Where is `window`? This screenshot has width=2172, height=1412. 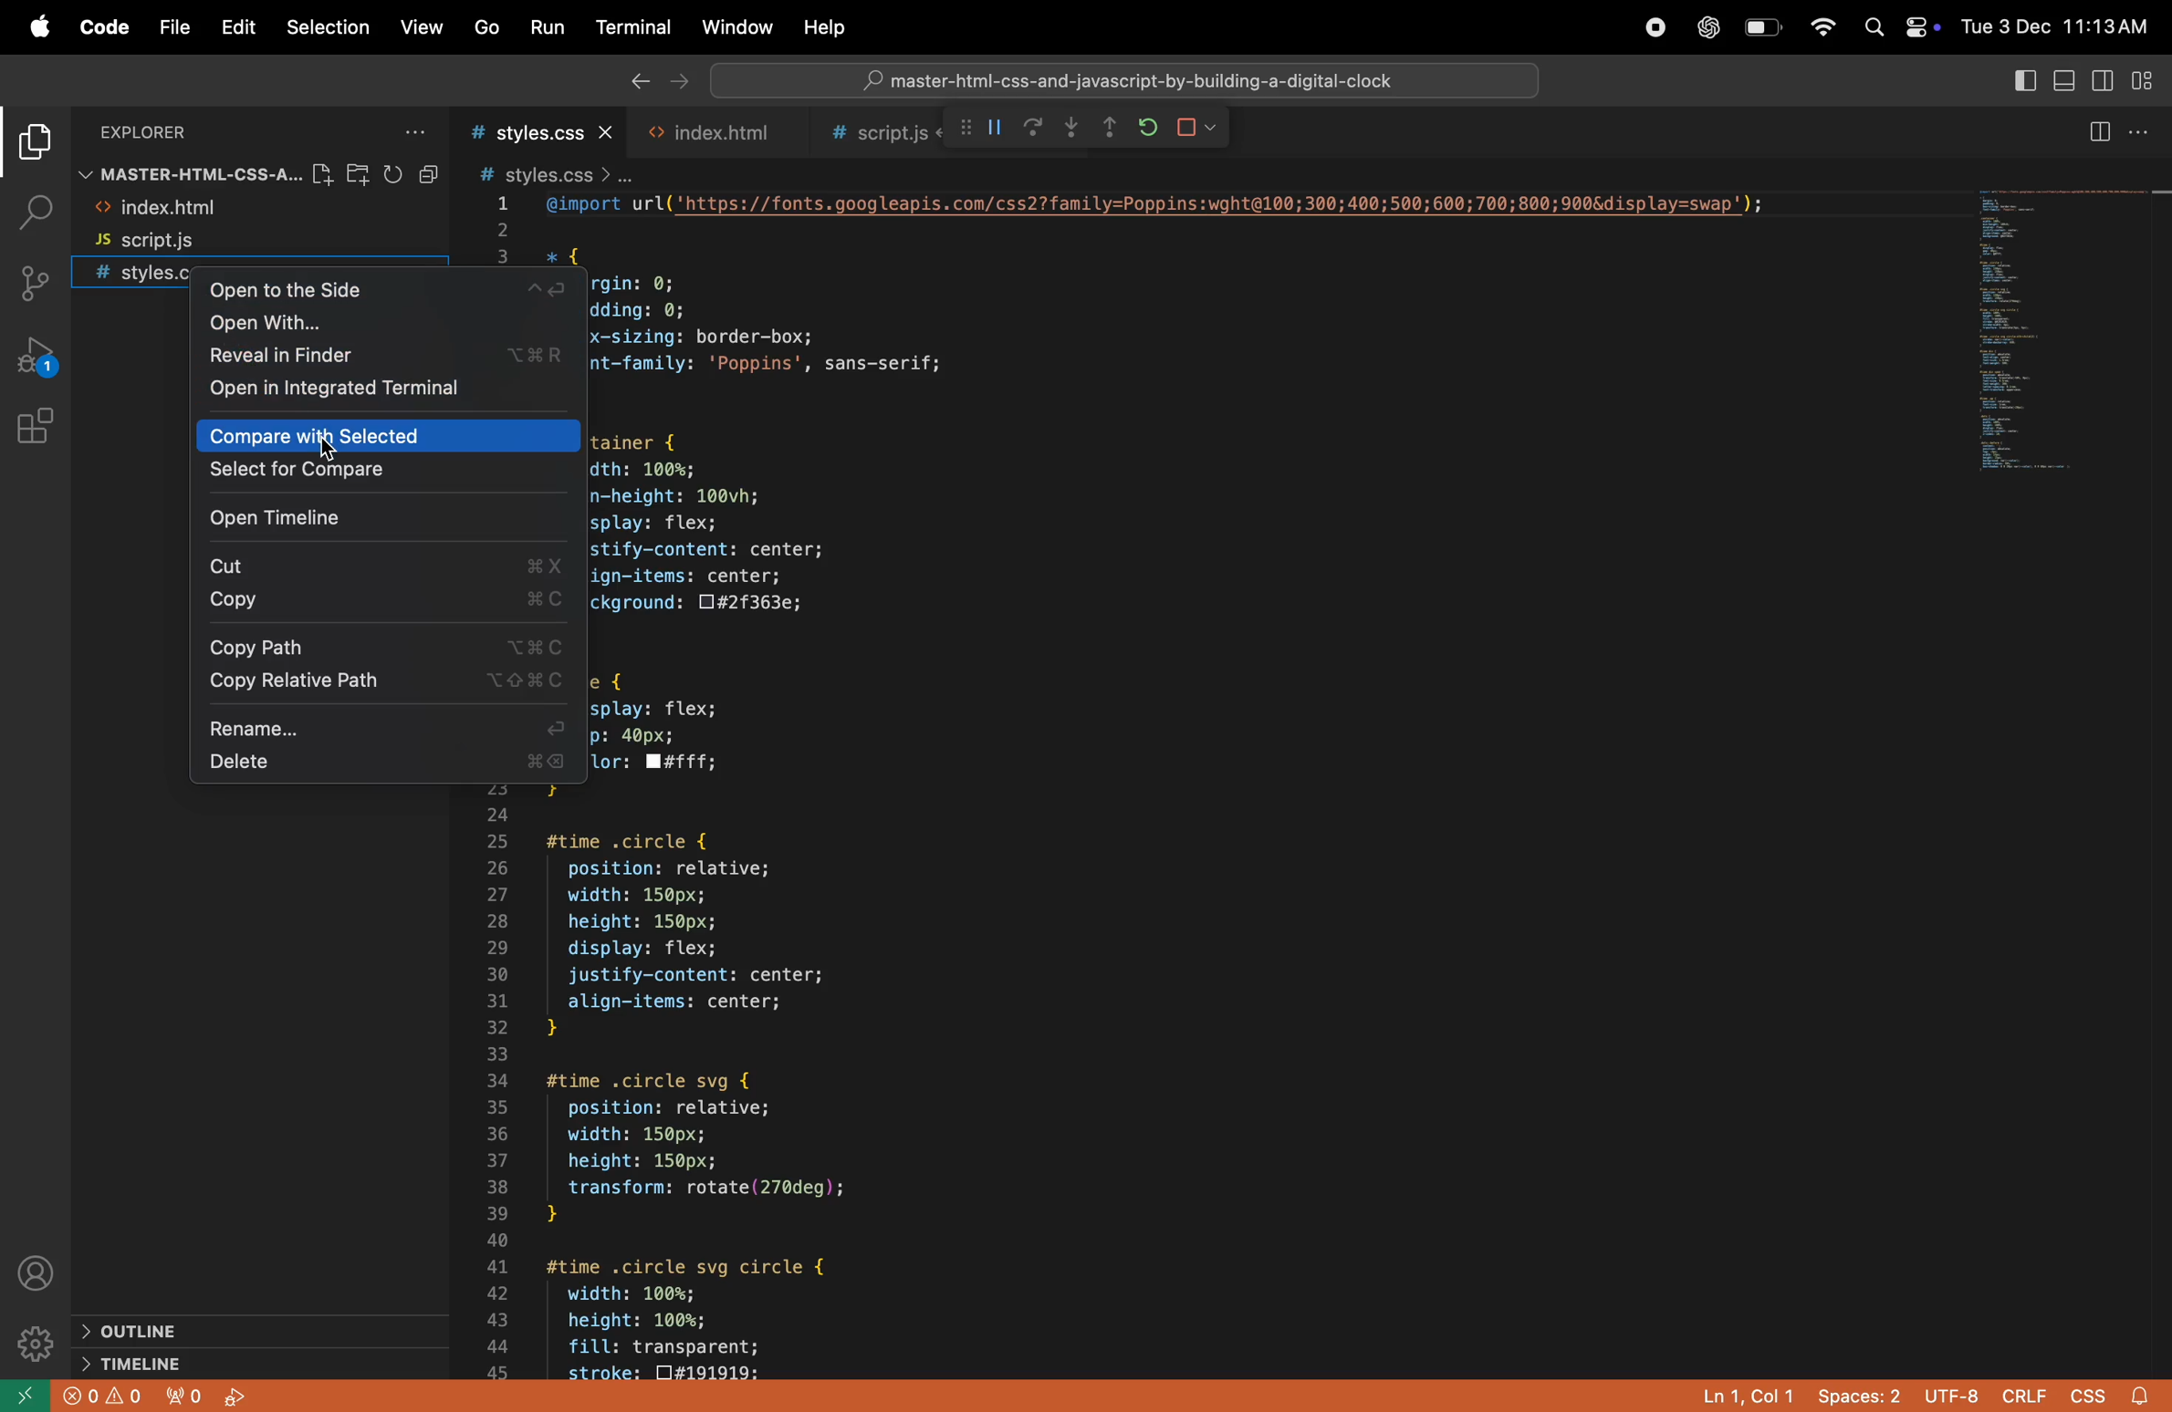
window is located at coordinates (737, 22).